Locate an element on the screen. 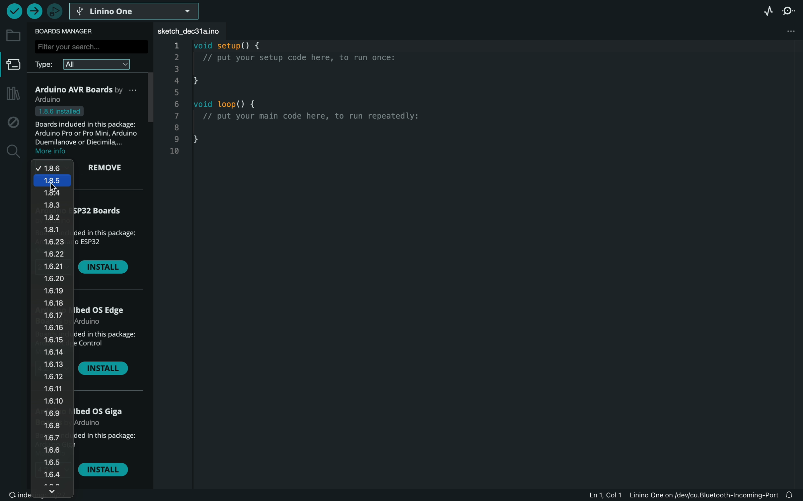 Image resolution: width=803 pixels, height=501 pixels. description is located at coordinates (105, 344).